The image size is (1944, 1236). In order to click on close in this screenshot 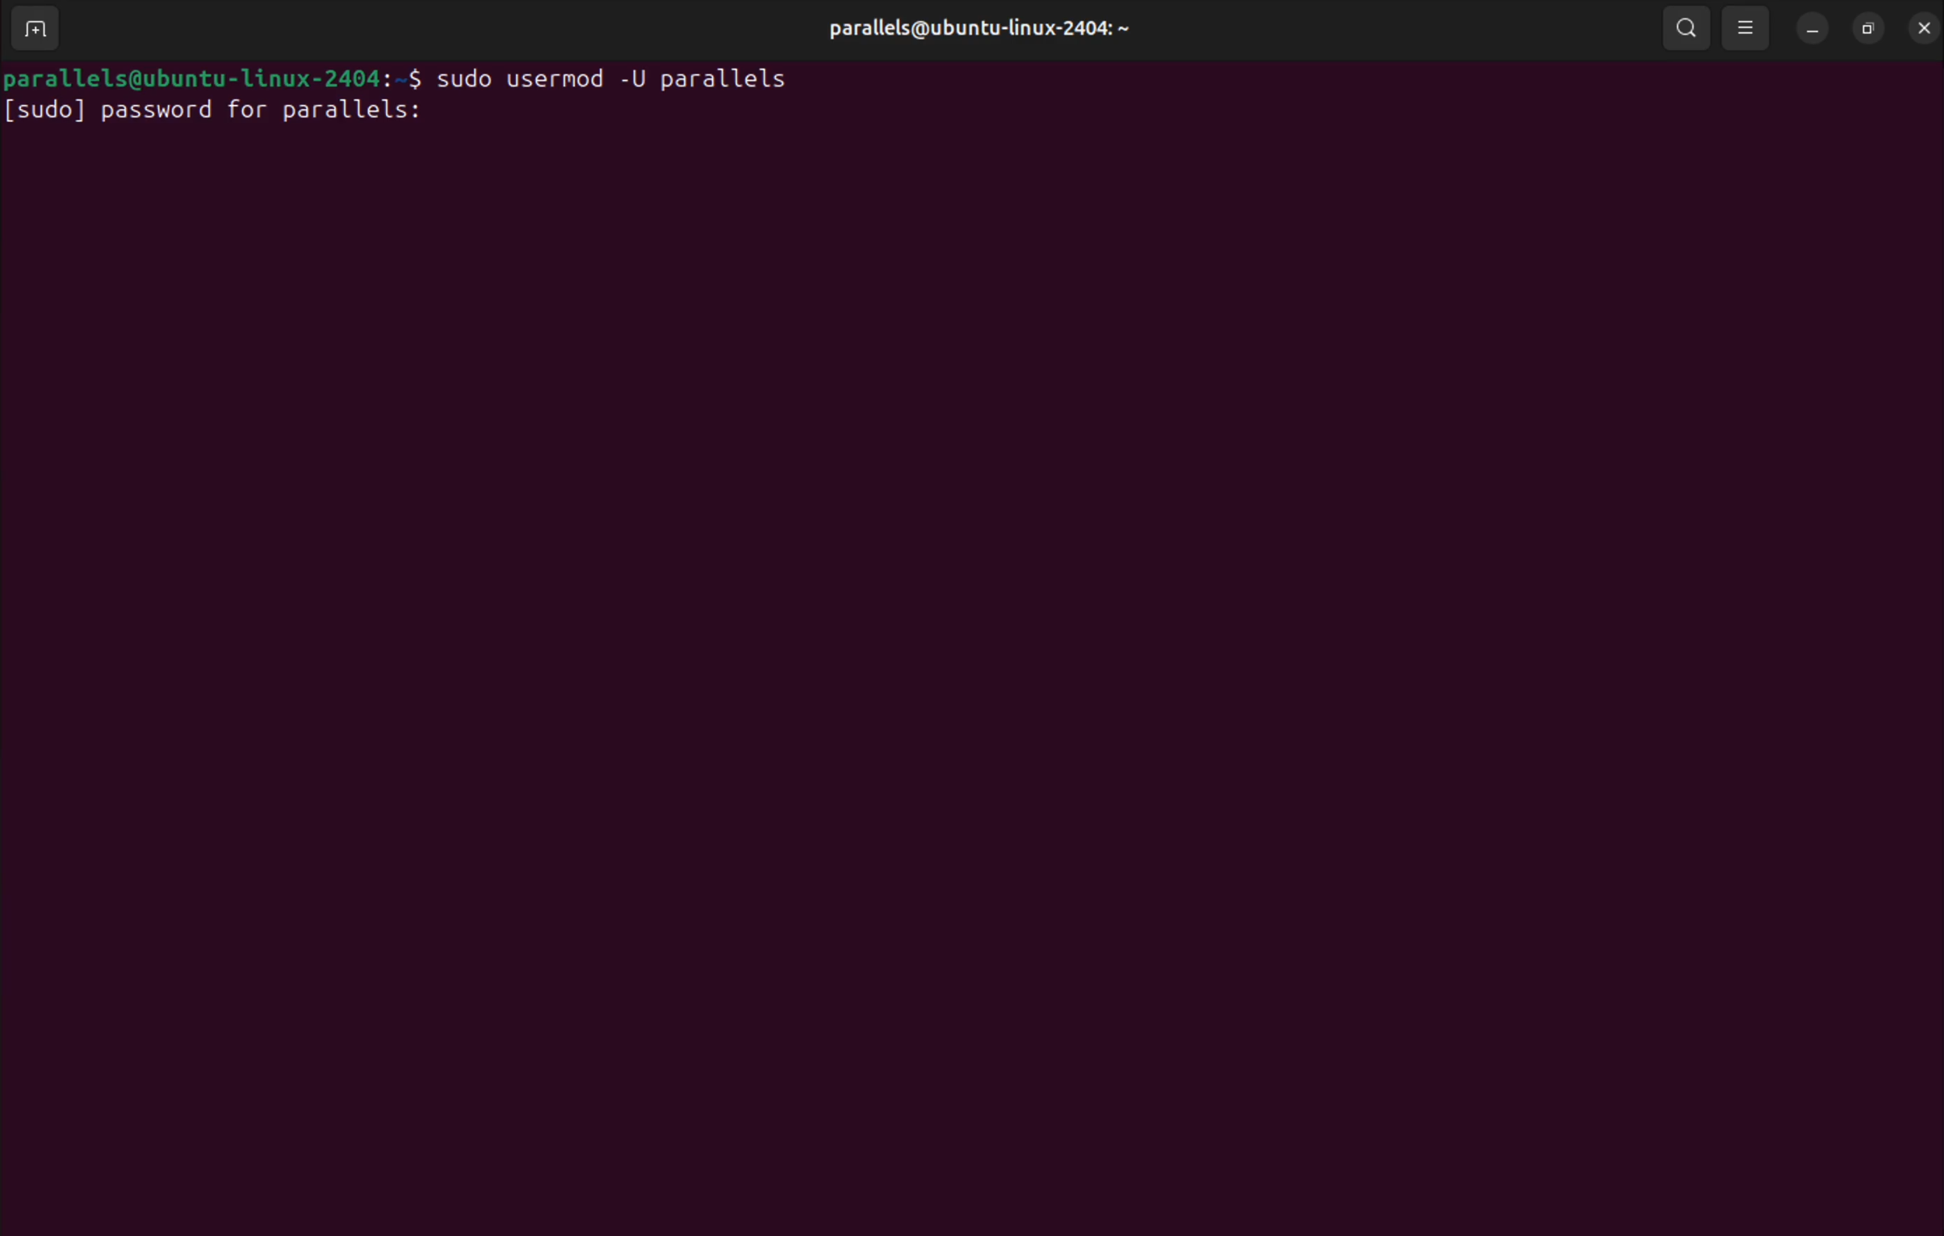, I will do `click(1921, 27)`.